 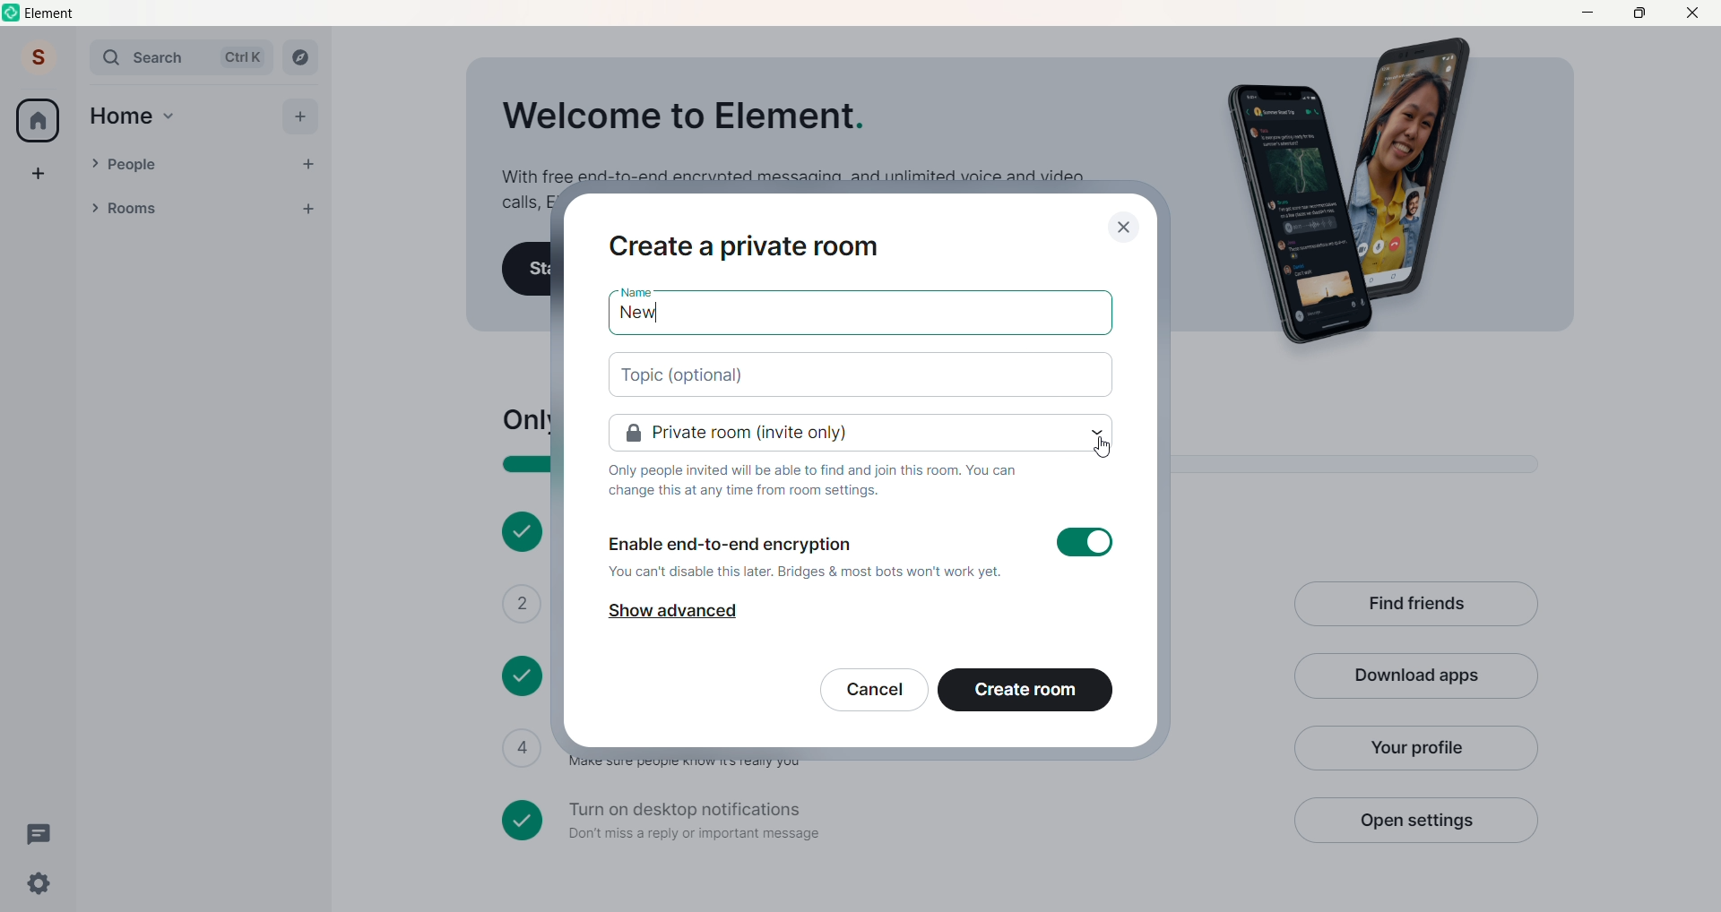 What do you see at coordinates (301, 57) in the screenshot?
I see `Explore Rooms` at bounding box center [301, 57].